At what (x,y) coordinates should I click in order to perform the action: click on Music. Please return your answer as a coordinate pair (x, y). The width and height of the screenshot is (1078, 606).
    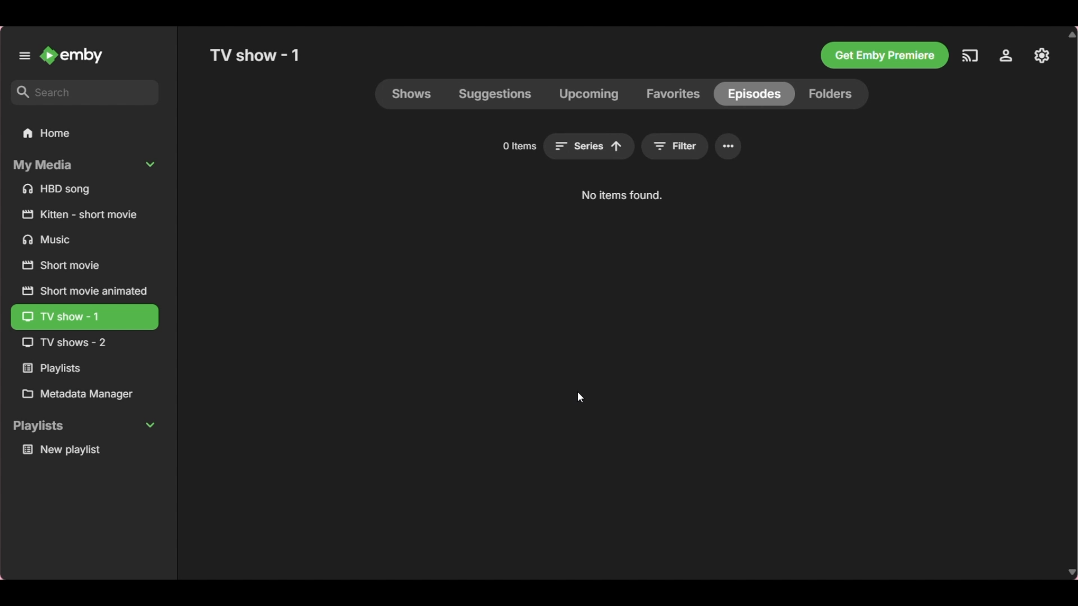
    Looking at the image, I should click on (85, 239).